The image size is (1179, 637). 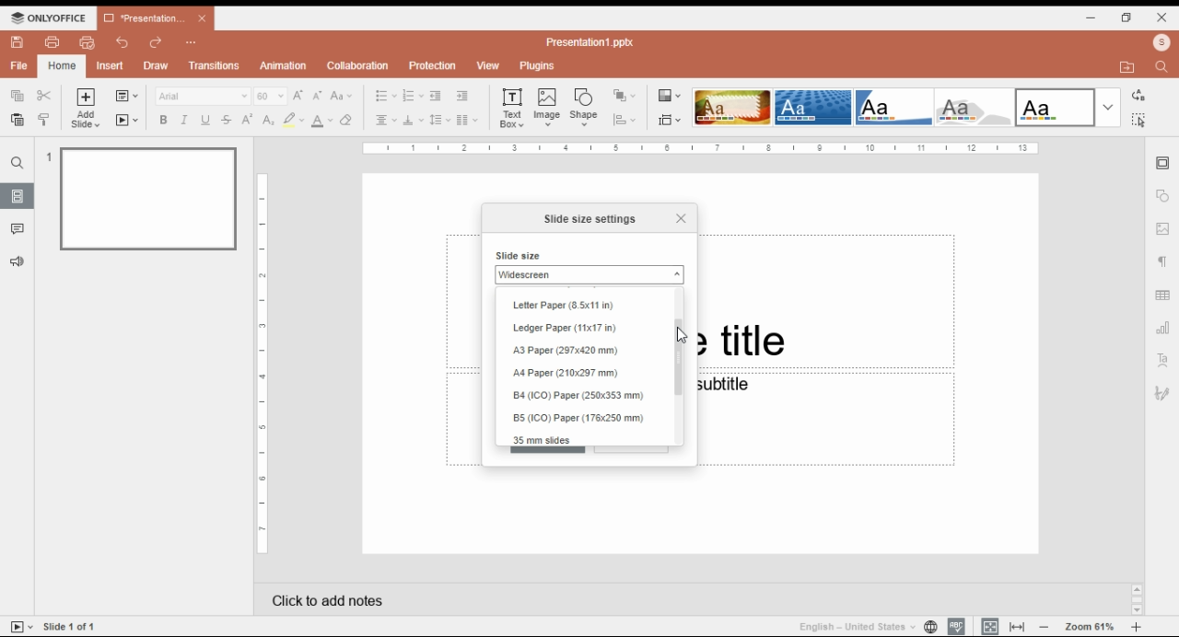 What do you see at coordinates (158, 65) in the screenshot?
I see `draw` at bounding box center [158, 65].